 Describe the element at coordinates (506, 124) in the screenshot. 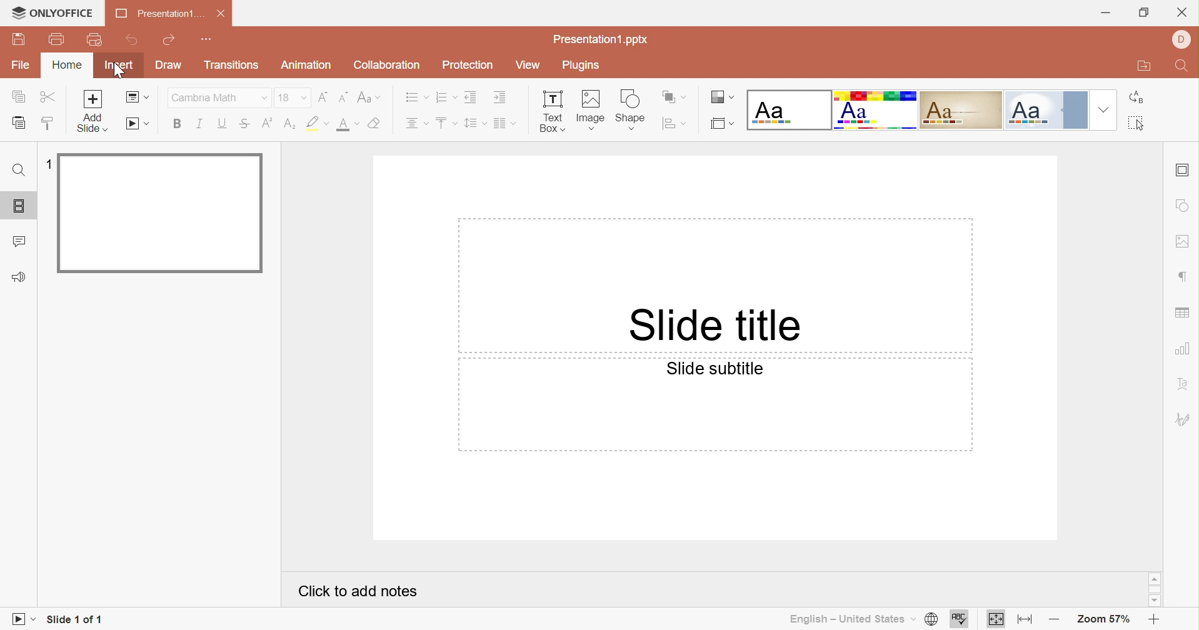

I see `Merge and center` at that location.